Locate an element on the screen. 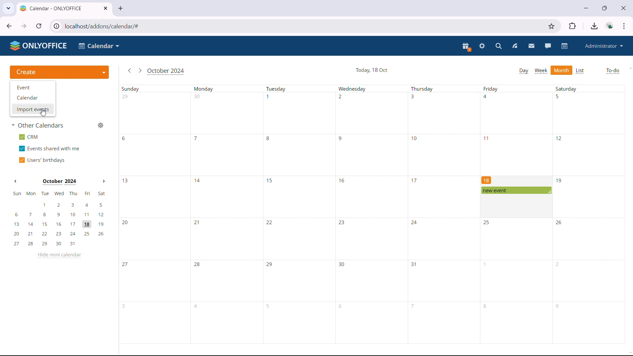 Image resolution: width=633 pixels, height=356 pixels. settings is located at coordinates (482, 46).